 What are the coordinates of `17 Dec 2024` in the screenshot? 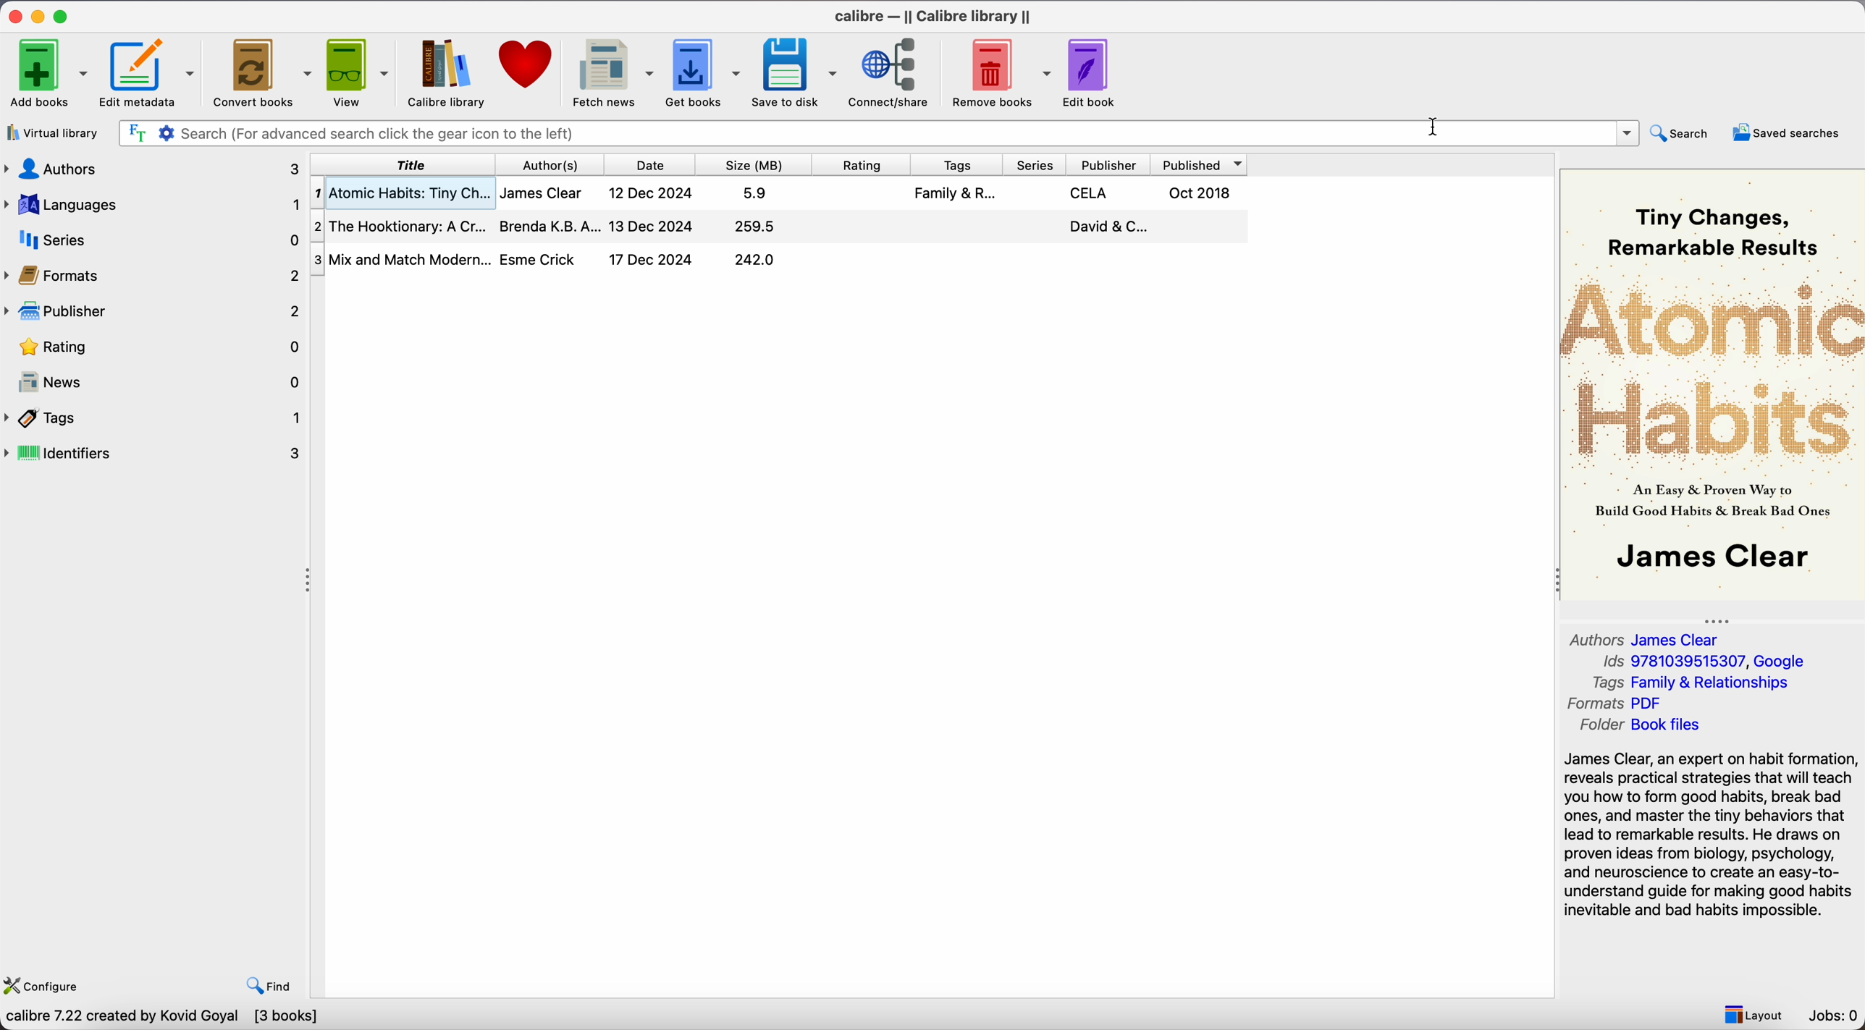 It's located at (651, 258).